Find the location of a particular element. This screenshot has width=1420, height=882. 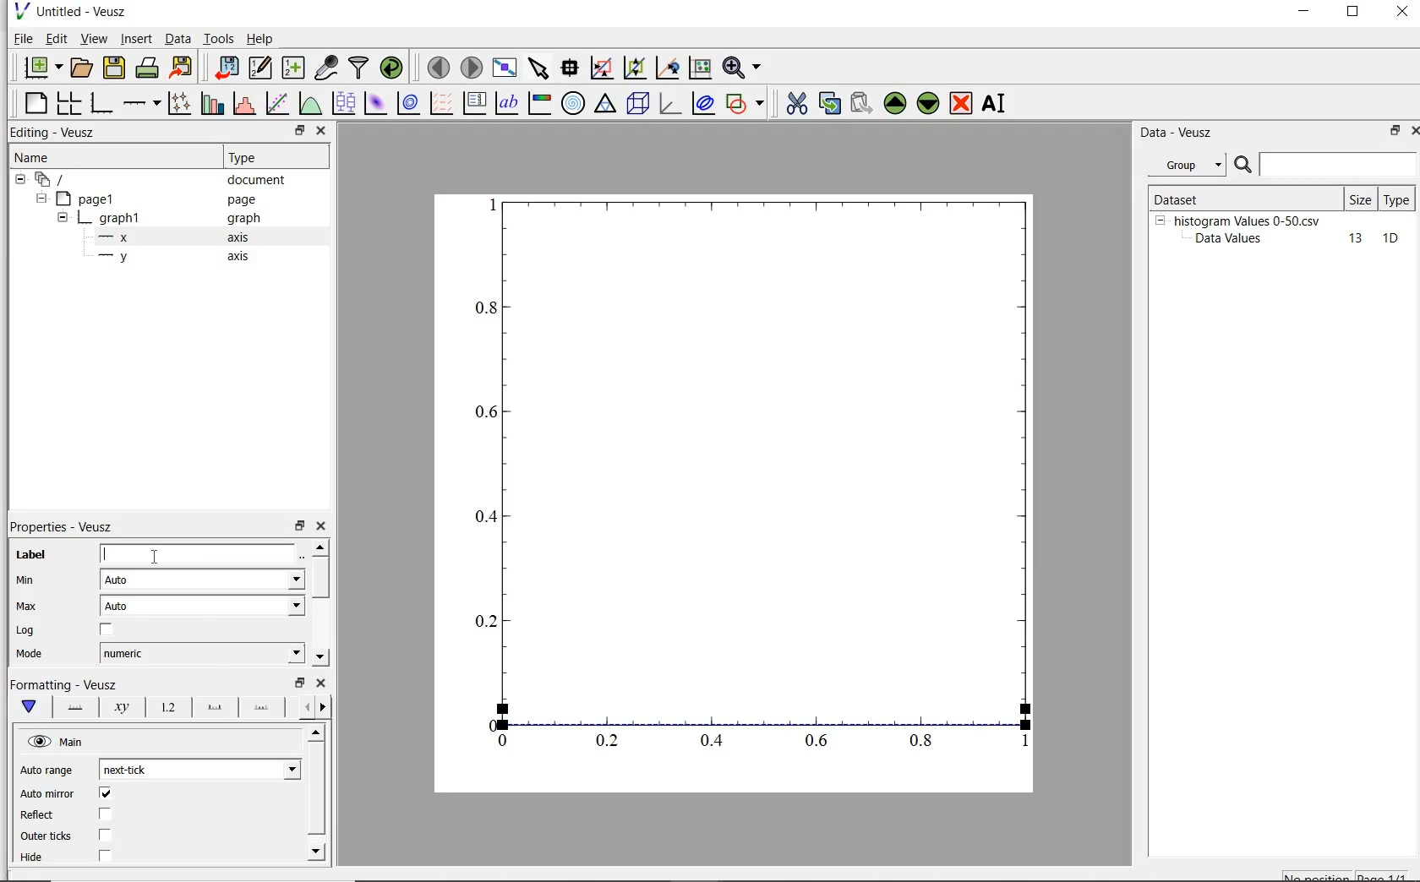

editing-veusz is located at coordinates (53, 133).